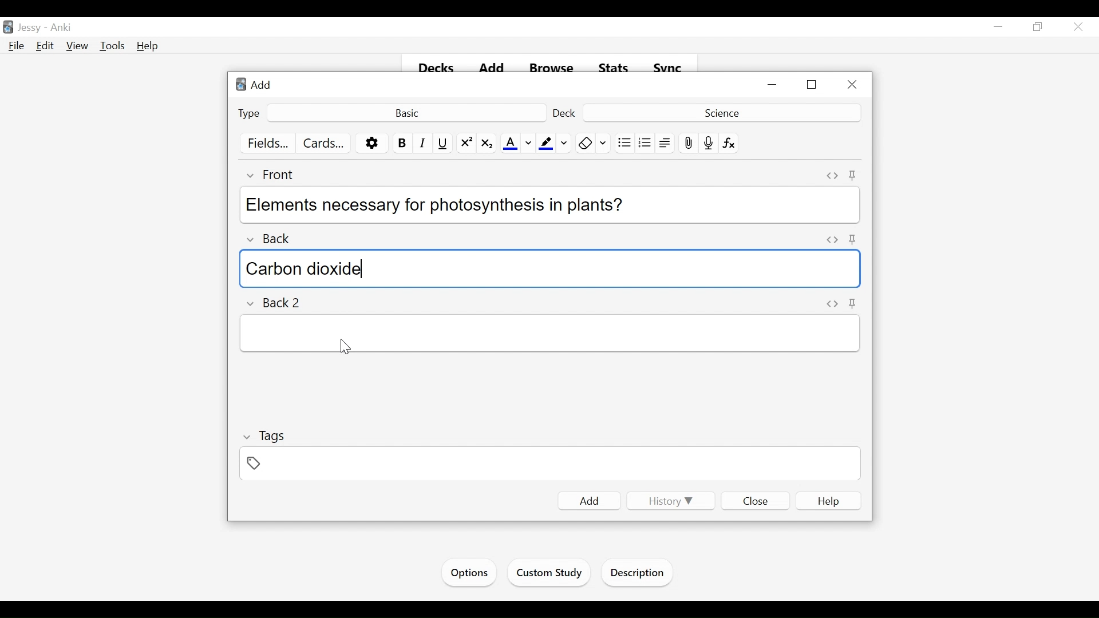 The height and width of the screenshot is (618, 1099). What do you see at coordinates (614, 68) in the screenshot?
I see `Stats` at bounding box center [614, 68].